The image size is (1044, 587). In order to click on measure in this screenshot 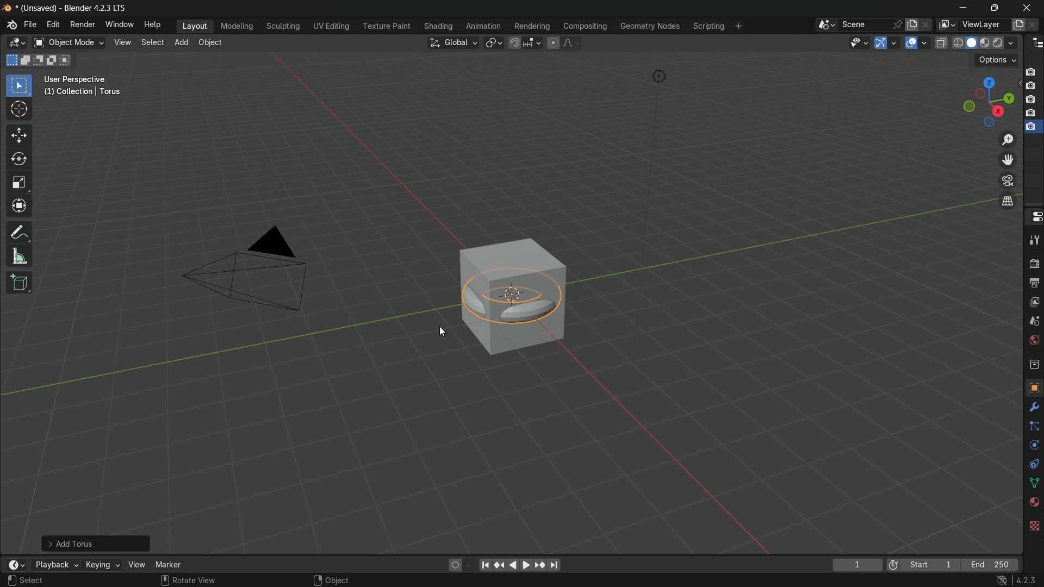, I will do `click(20, 257)`.